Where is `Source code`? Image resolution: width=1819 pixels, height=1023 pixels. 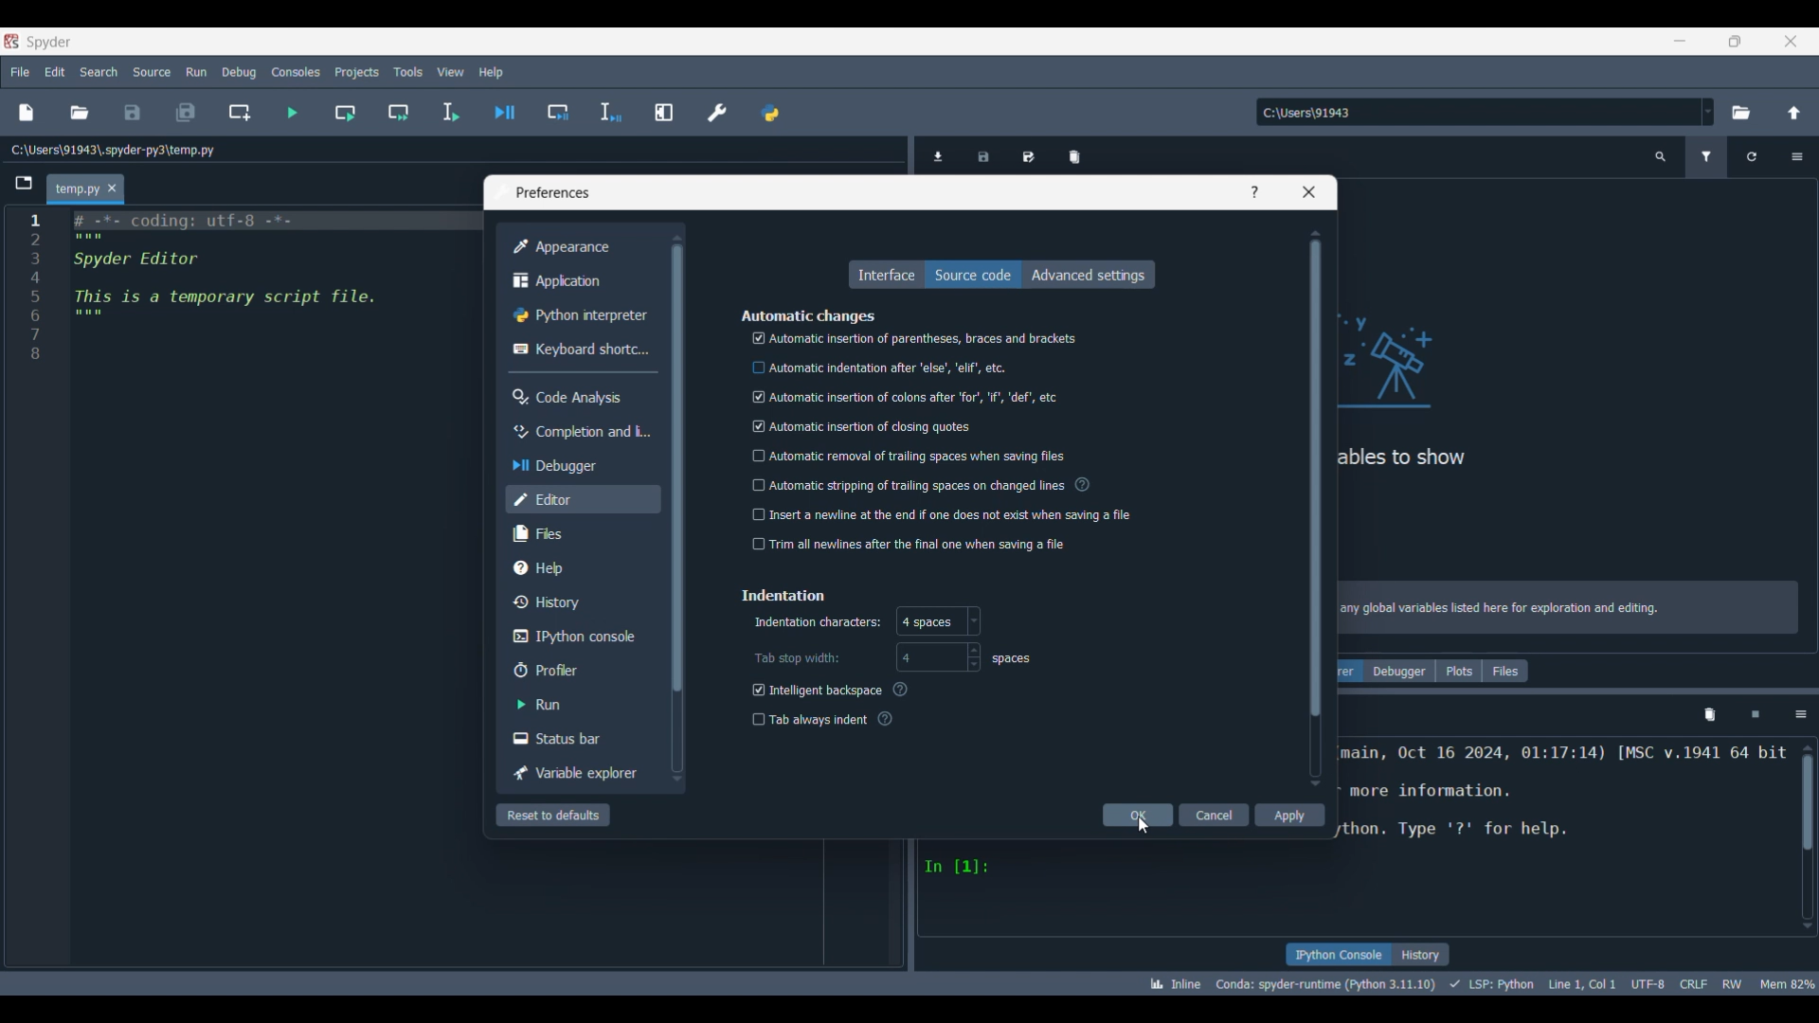 Source code is located at coordinates (973, 275).